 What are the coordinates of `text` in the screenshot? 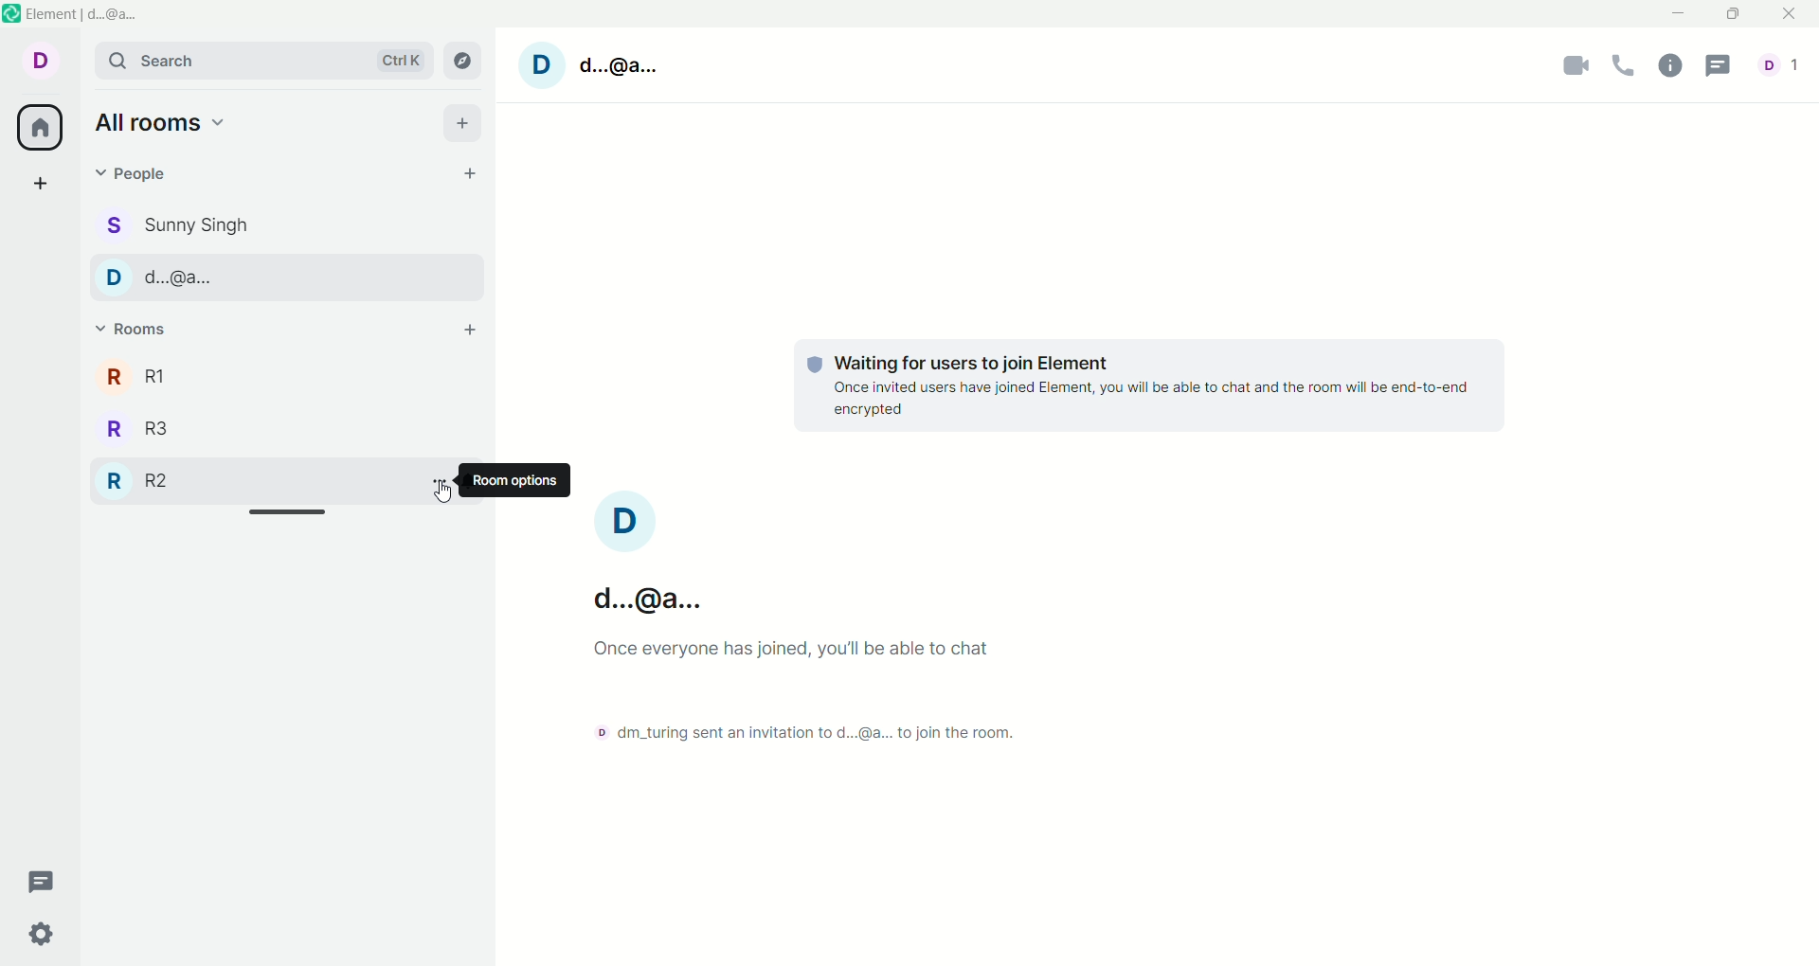 It's located at (820, 622).